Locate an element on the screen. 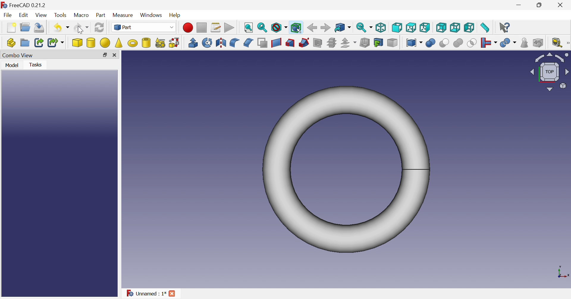  Mirroring... is located at coordinates (220, 43).